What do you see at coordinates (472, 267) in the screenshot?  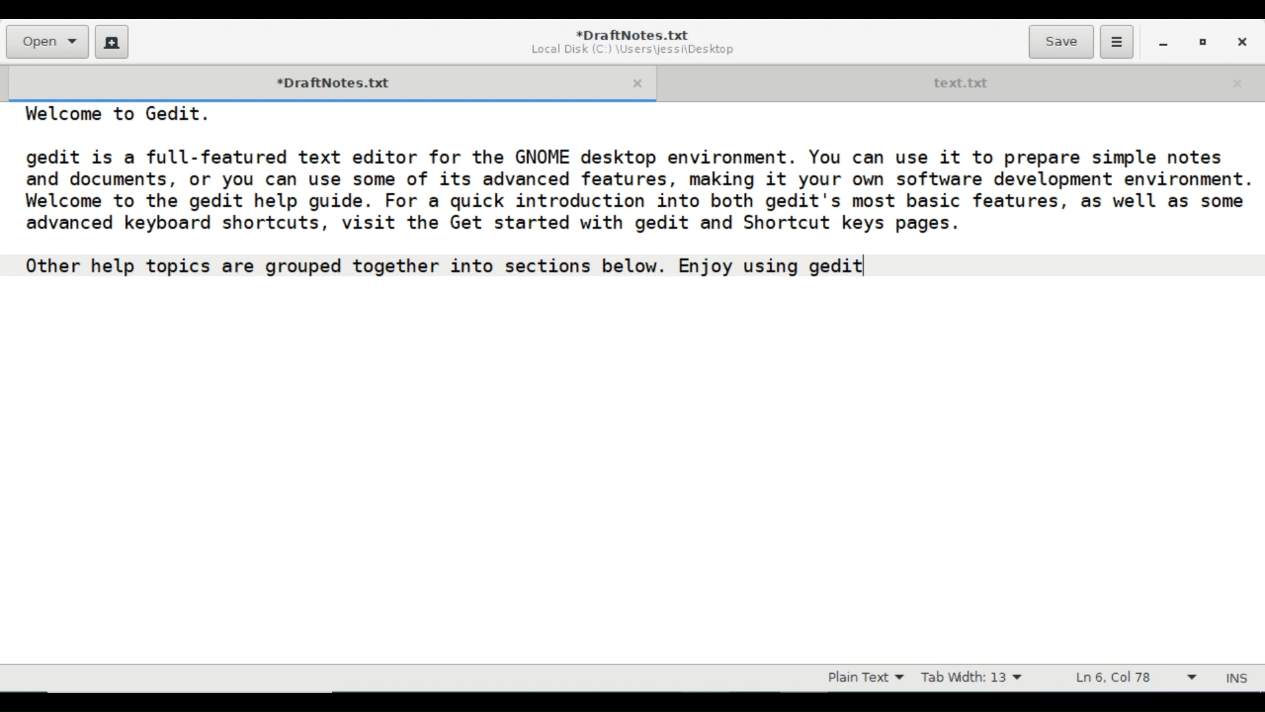 I see `Other help topics are grouped together into sections below. Enjoy using gedit]` at bounding box center [472, 267].